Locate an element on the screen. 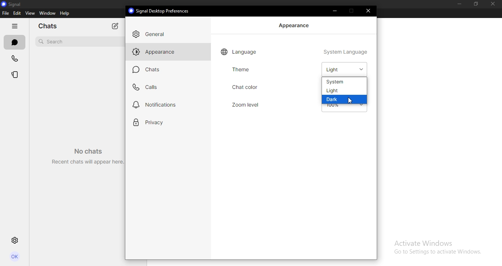  100% is located at coordinates (331, 106).